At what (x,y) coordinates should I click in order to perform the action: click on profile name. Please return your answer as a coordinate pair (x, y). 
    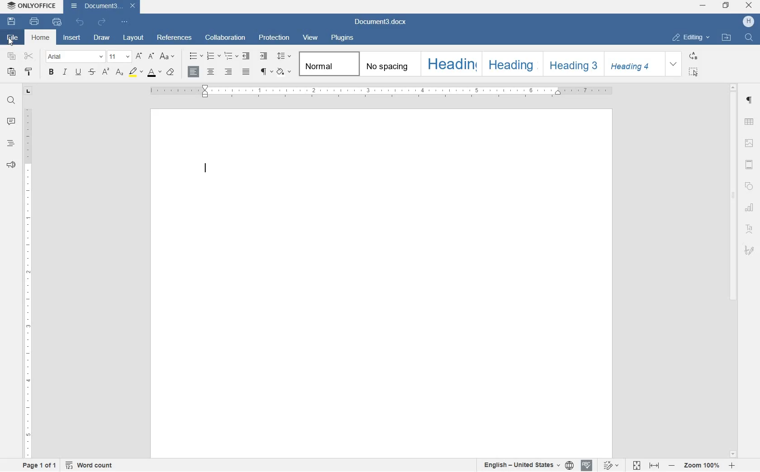
    Looking at the image, I should click on (747, 21).